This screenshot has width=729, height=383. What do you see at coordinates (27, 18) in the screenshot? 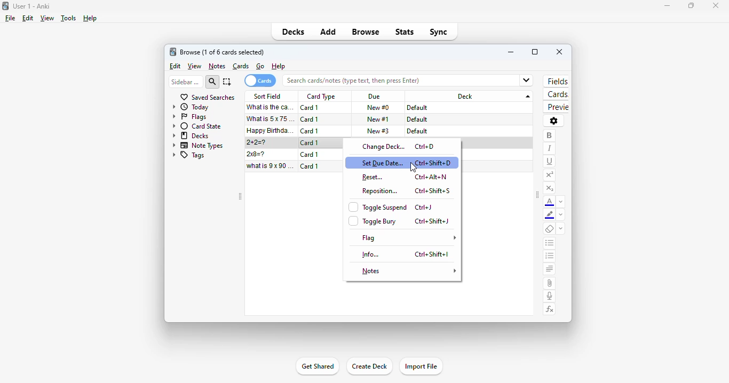
I see `edit` at bounding box center [27, 18].